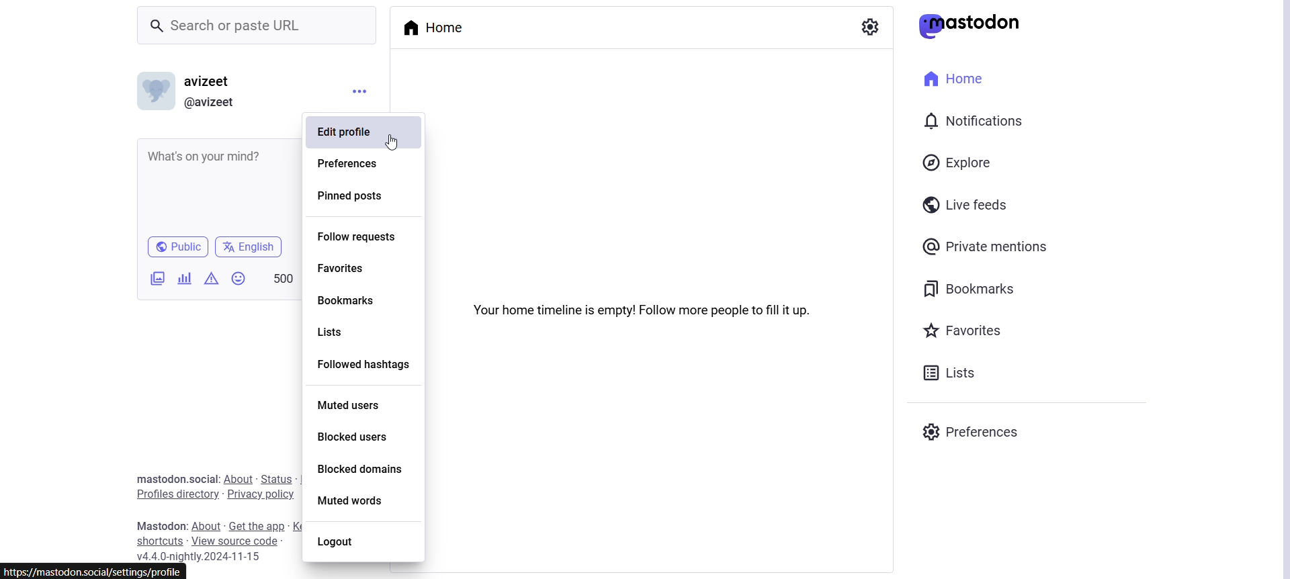 The image size is (1290, 579). What do you see at coordinates (339, 330) in the screenshot?
I see `Lists` at bounding box center [339, 330].